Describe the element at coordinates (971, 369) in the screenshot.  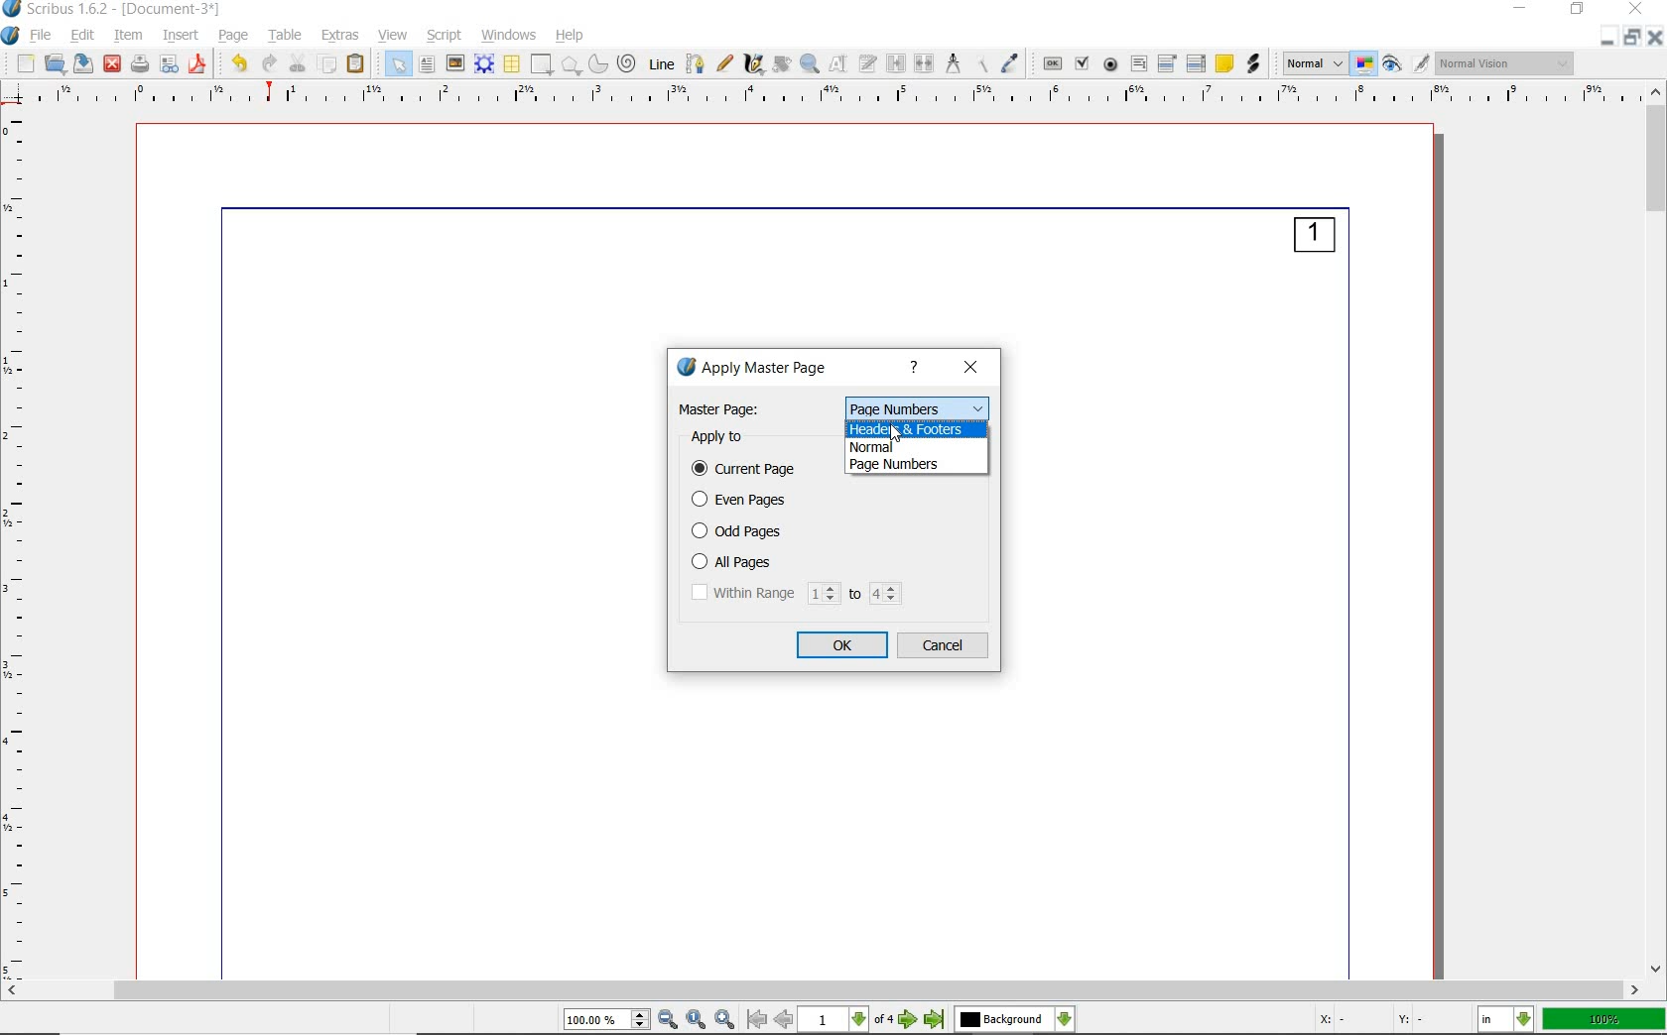
I see `close` at that location.